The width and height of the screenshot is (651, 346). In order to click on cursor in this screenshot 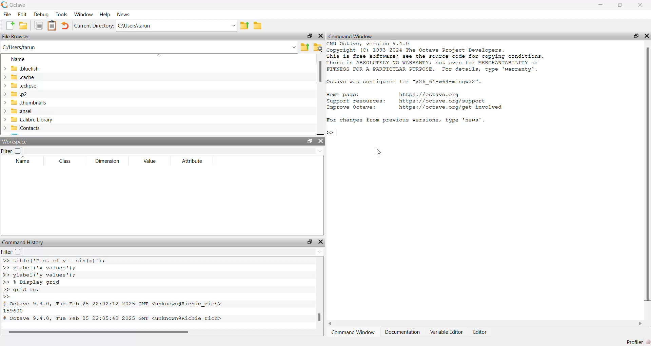, I will do `click(378, 152)`.